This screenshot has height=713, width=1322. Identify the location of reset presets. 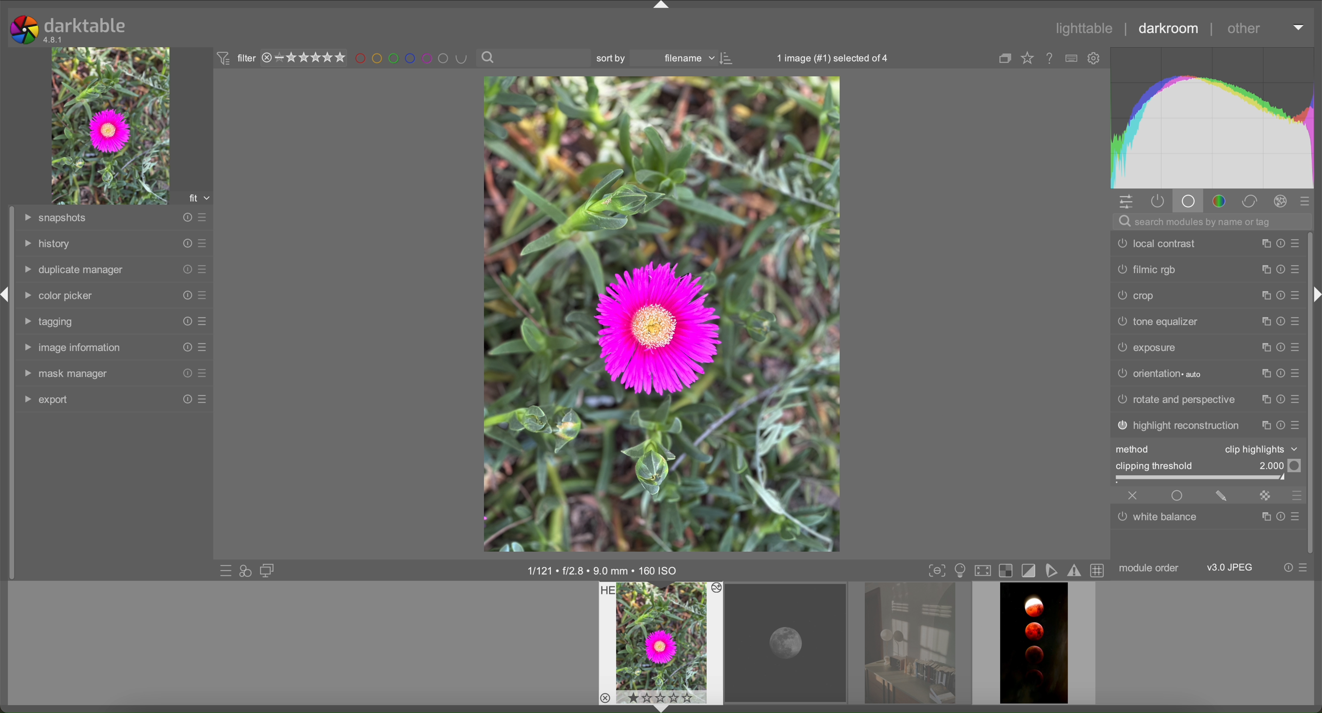
(1280, 295).